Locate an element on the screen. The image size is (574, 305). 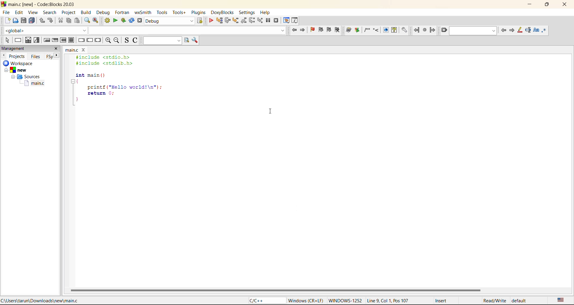
search is located at coordinates (50, 13).